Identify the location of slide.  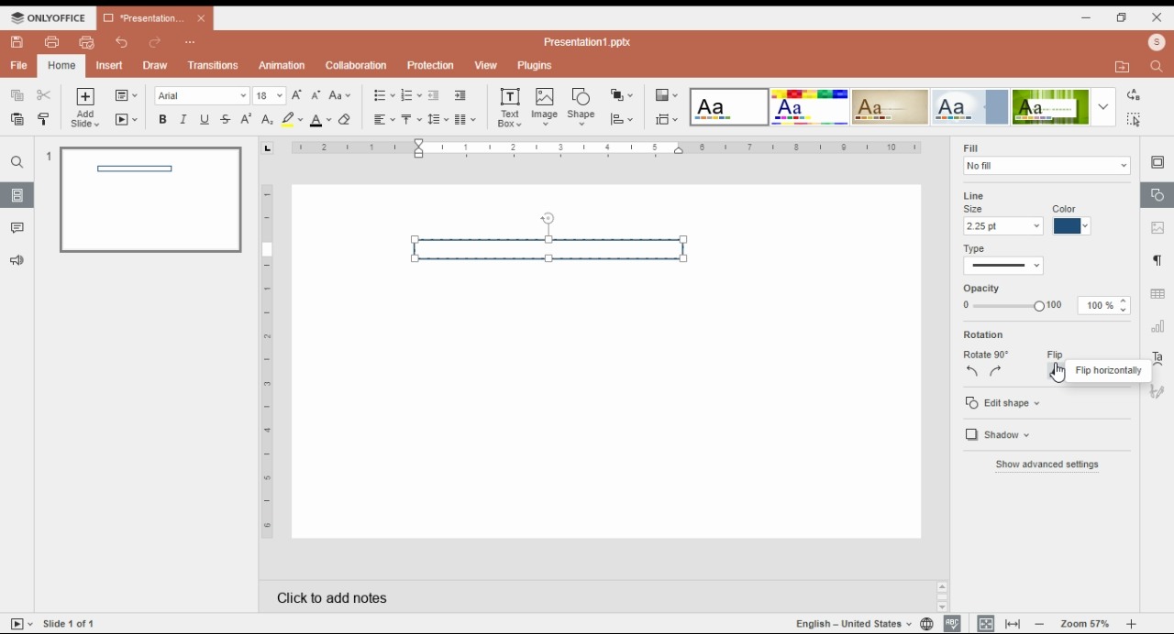
(17, 195).